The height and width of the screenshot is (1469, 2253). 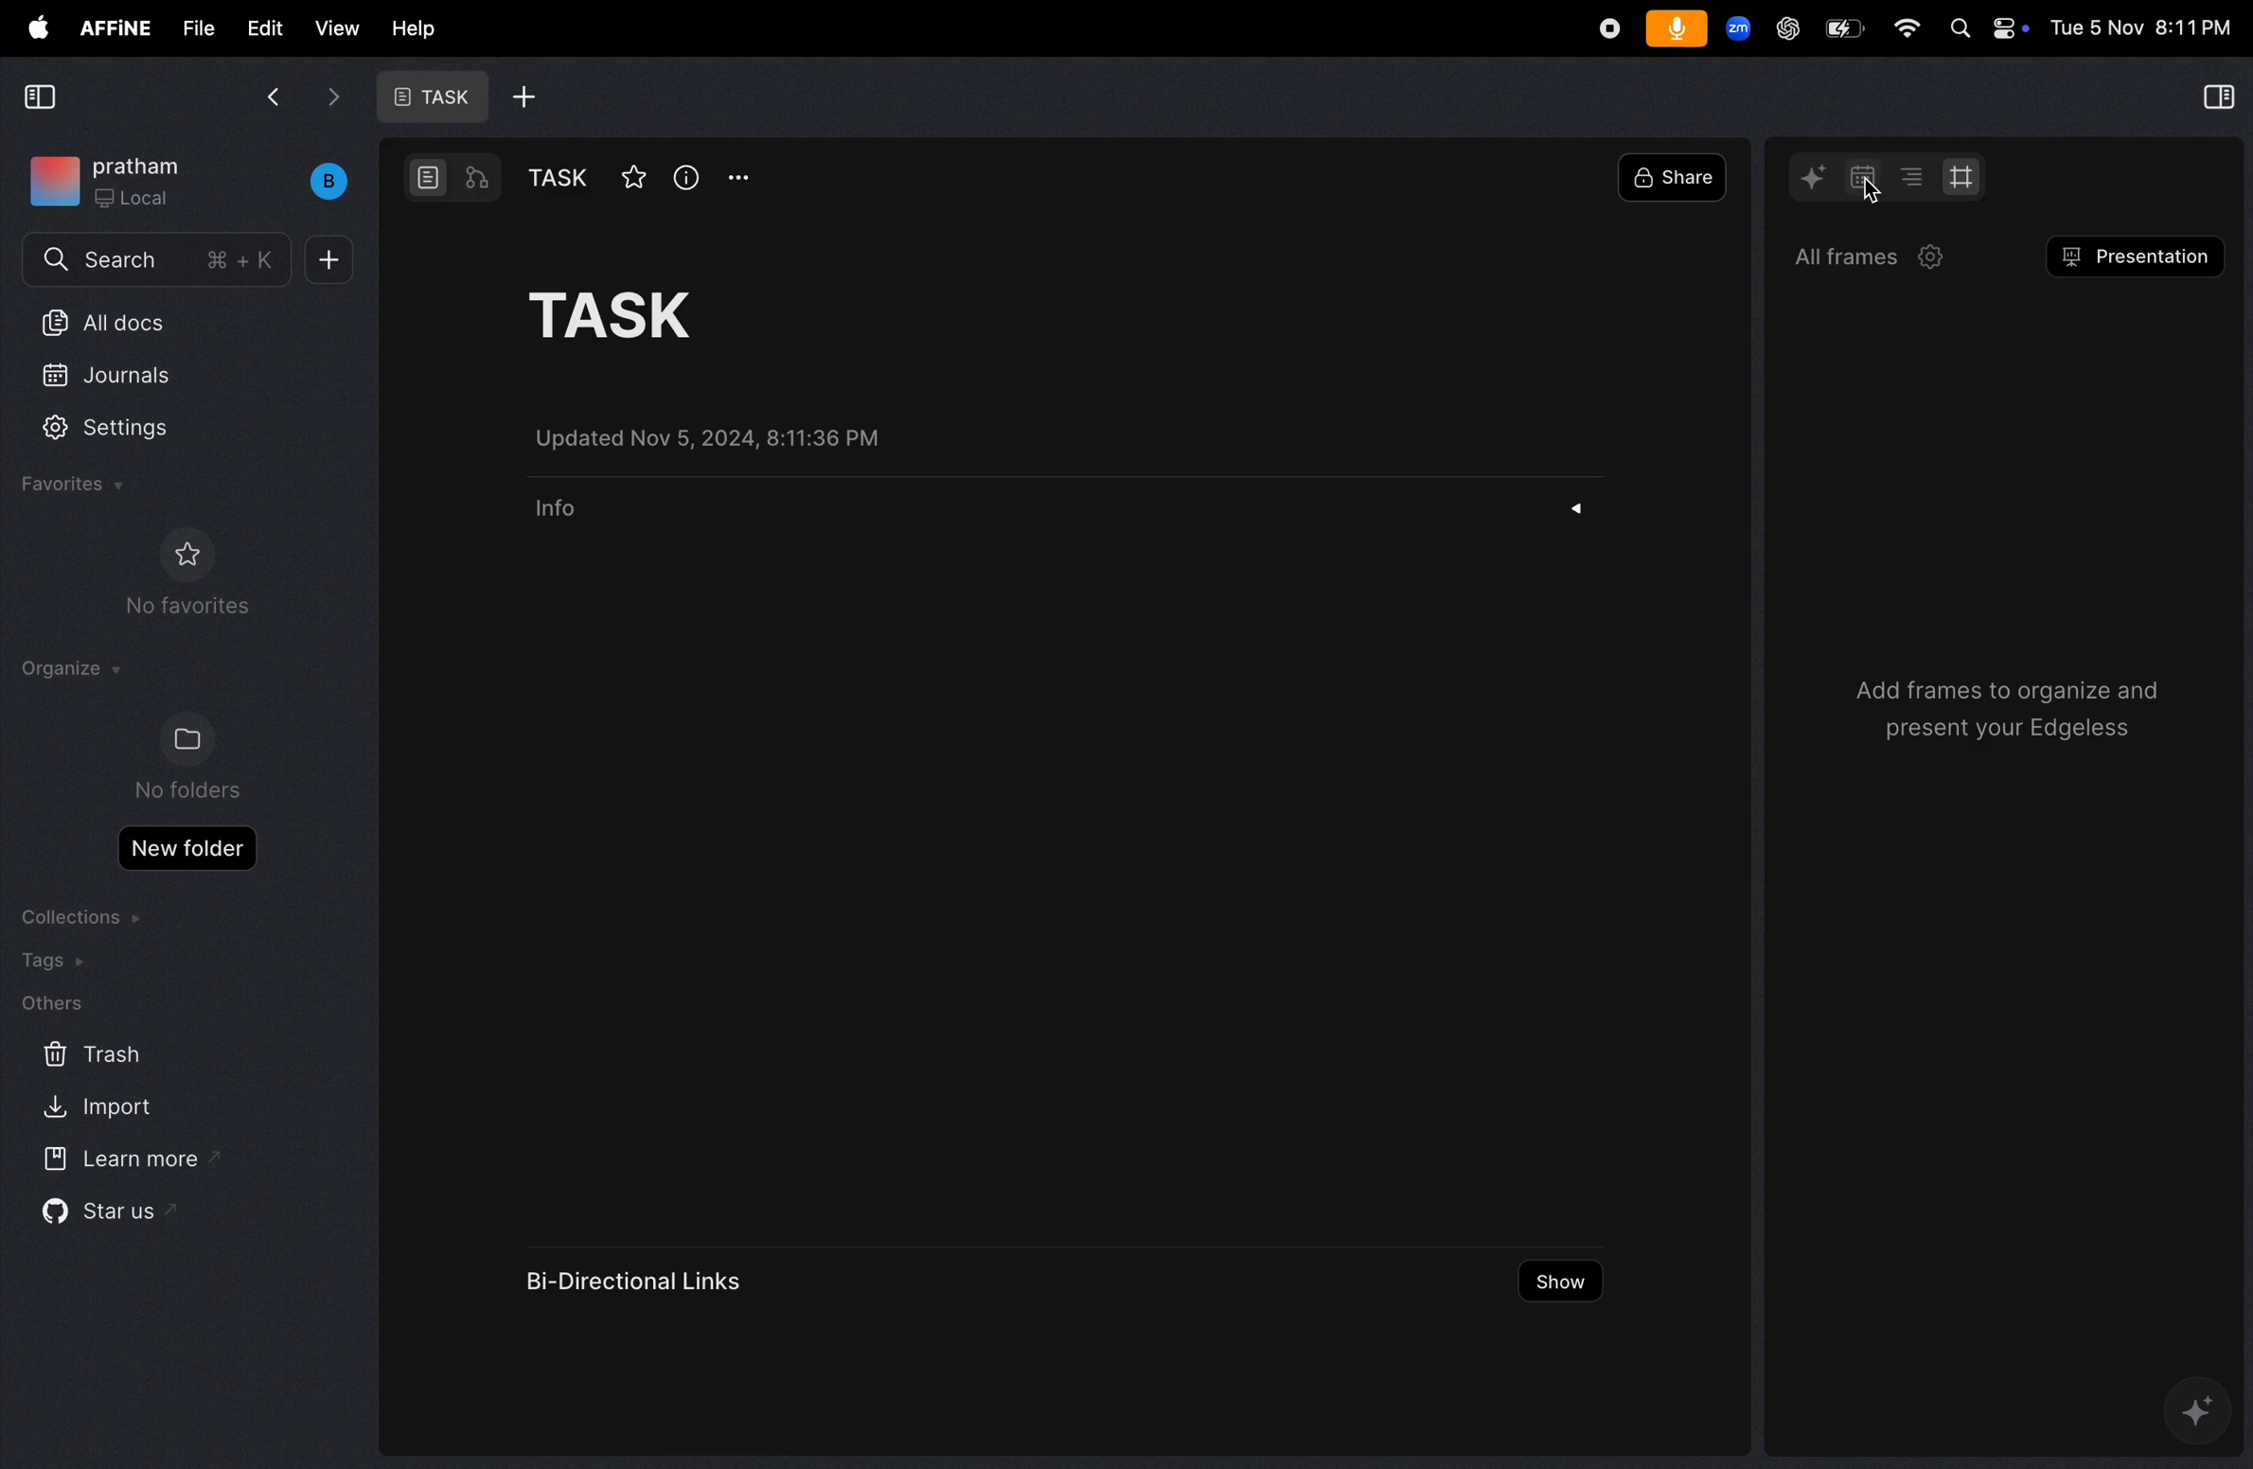 What do you see at coordinates (1605, 27) in the screenshot?
I see `record` at bounding box center [1605, 27].